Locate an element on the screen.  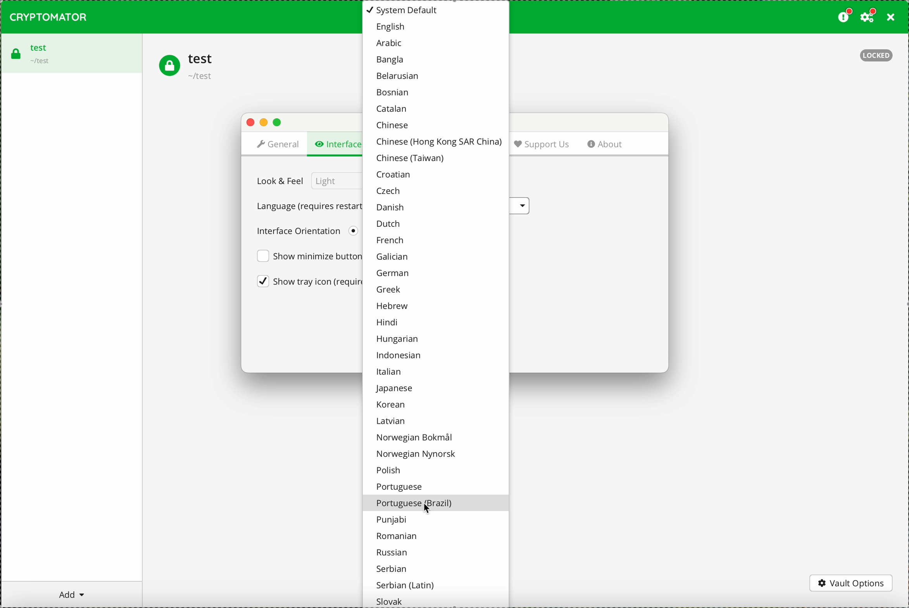
greek is located at coordinates (388, 289).